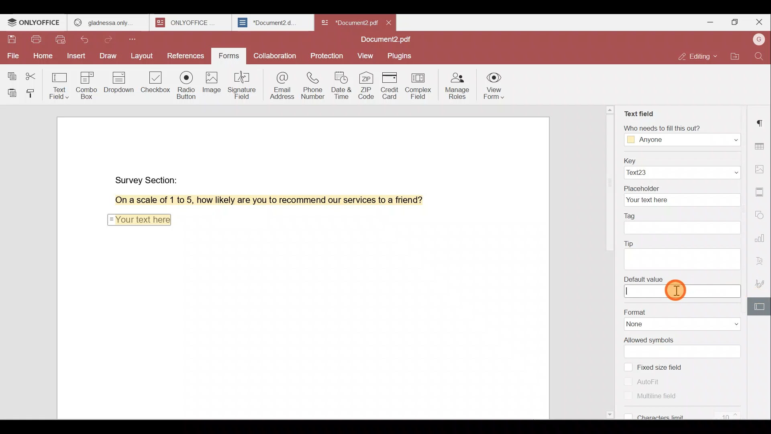  I want to click on Copy style, so click(32, 93).